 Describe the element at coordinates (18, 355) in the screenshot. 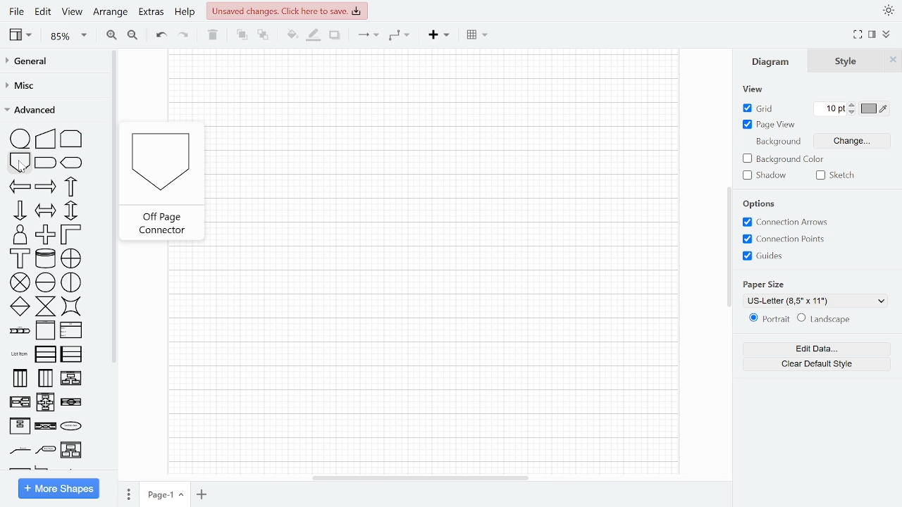

I see `list item` at that location.